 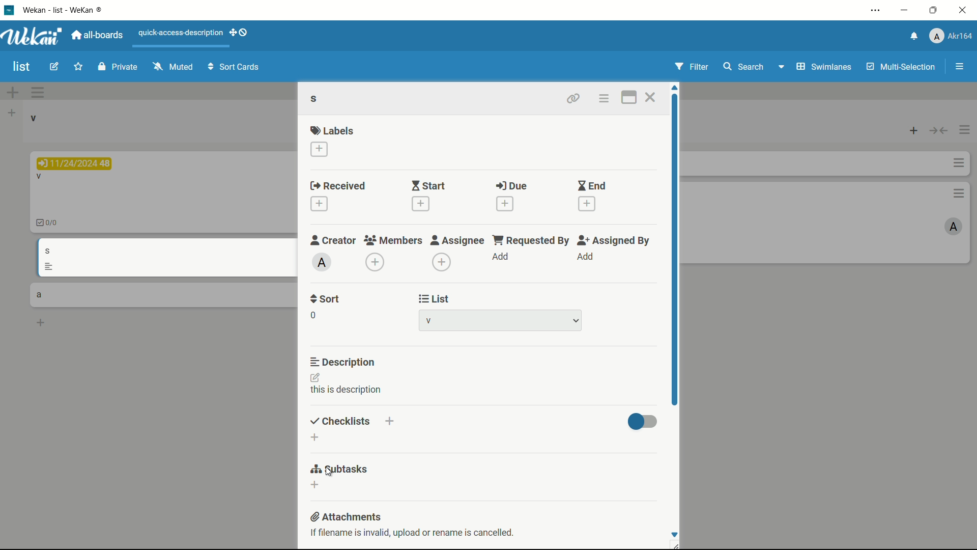 I want to click on add checklist, so click(x=315, y=438).